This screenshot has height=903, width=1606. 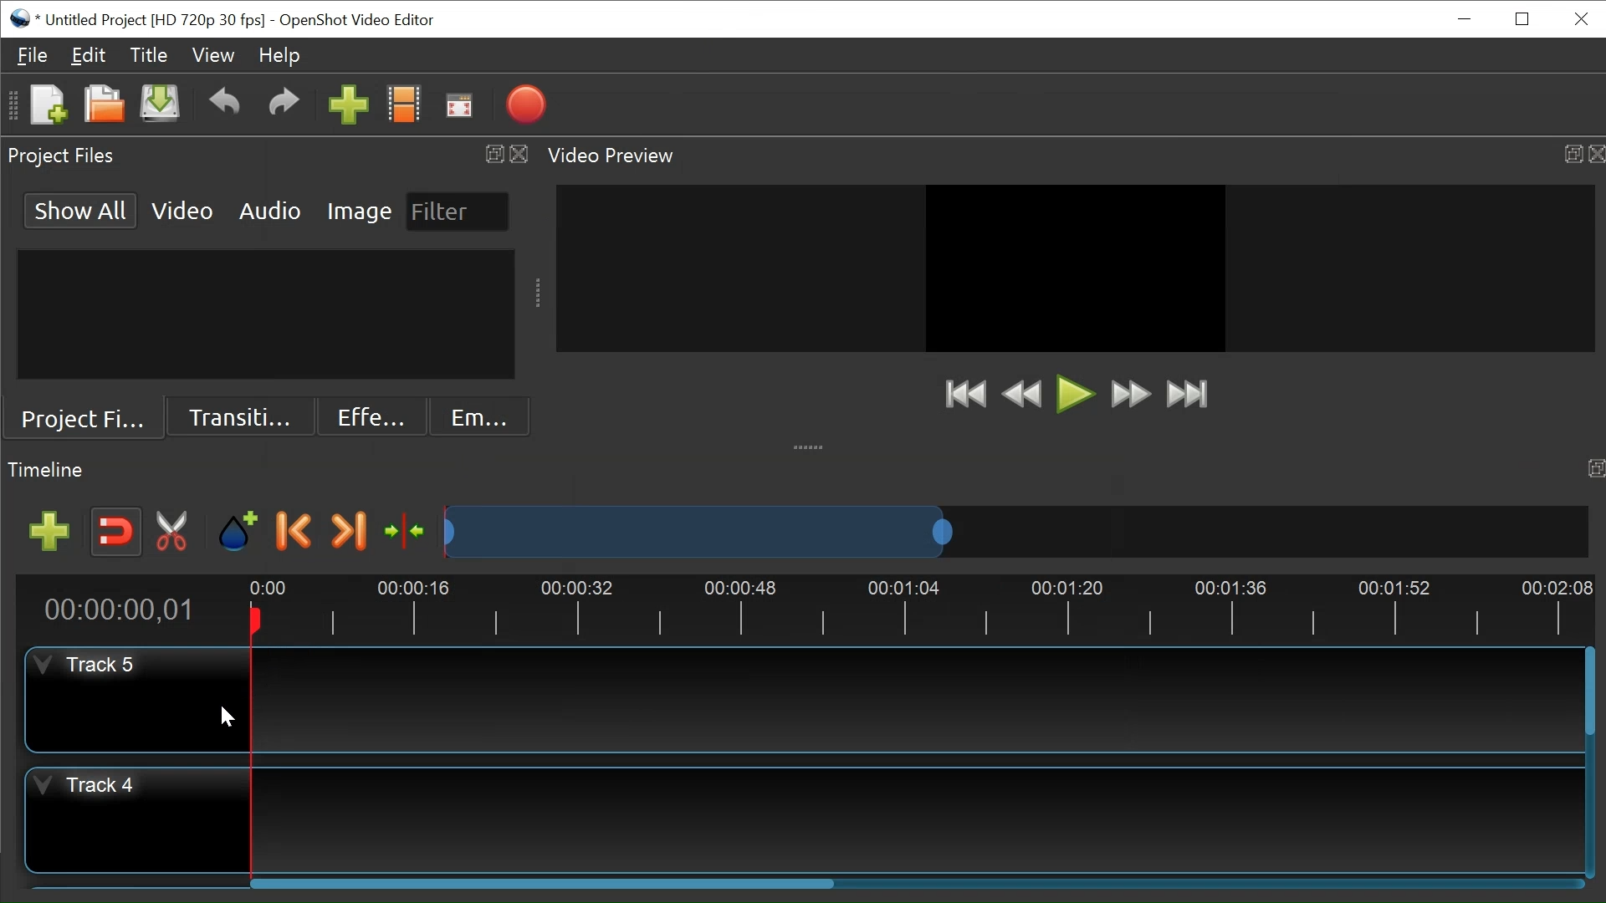 What do you see at coordinates (267, 156) in the screenshot?
I see `Project Files` at bounding box center [267, 156].